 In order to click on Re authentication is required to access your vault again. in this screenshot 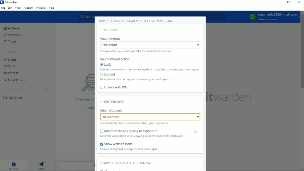, I will do `click(135, 80)`.